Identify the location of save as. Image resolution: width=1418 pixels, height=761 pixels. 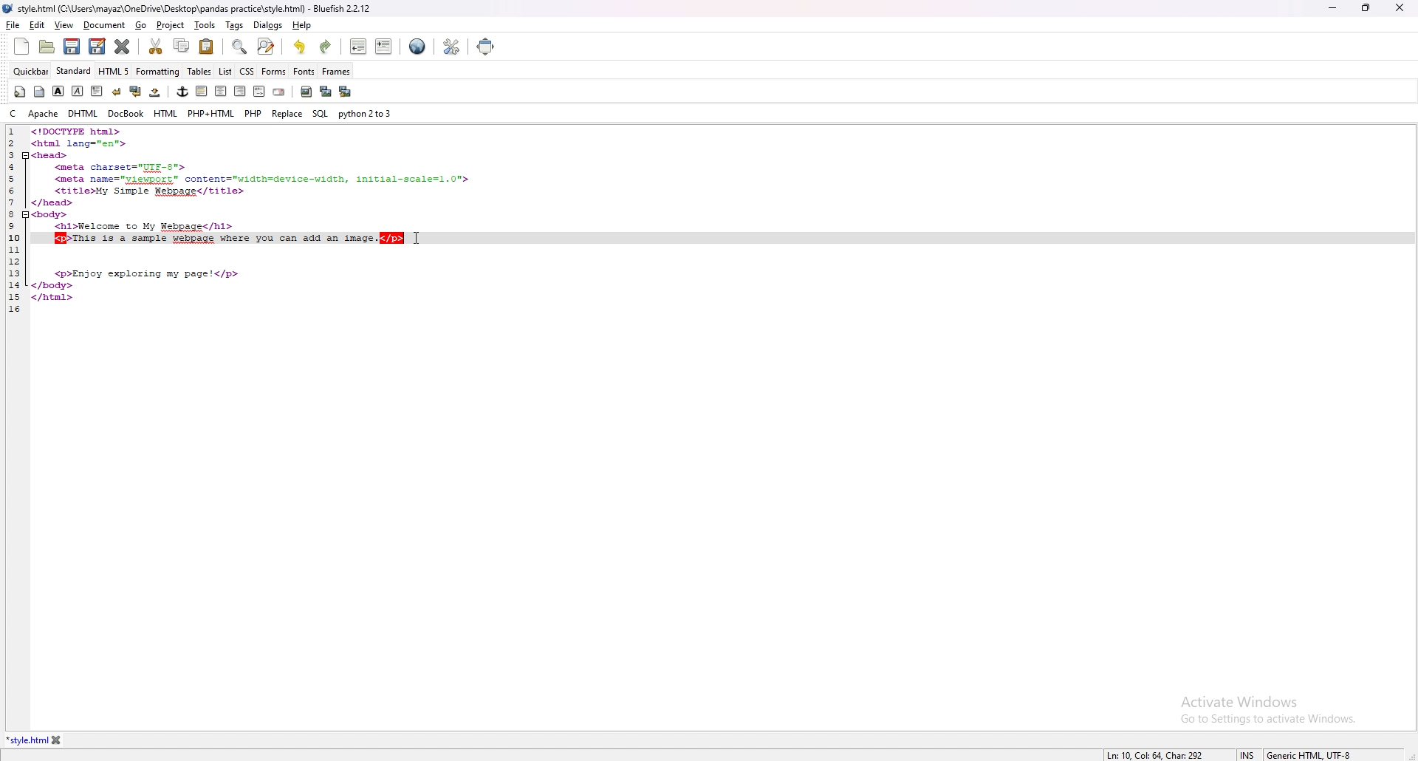
(97, 47).